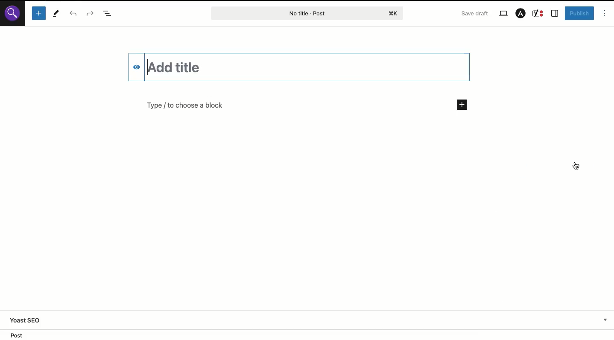 This screenshot has width=614, height=340. I want to click on WordPress site logo, so click(13, 13).